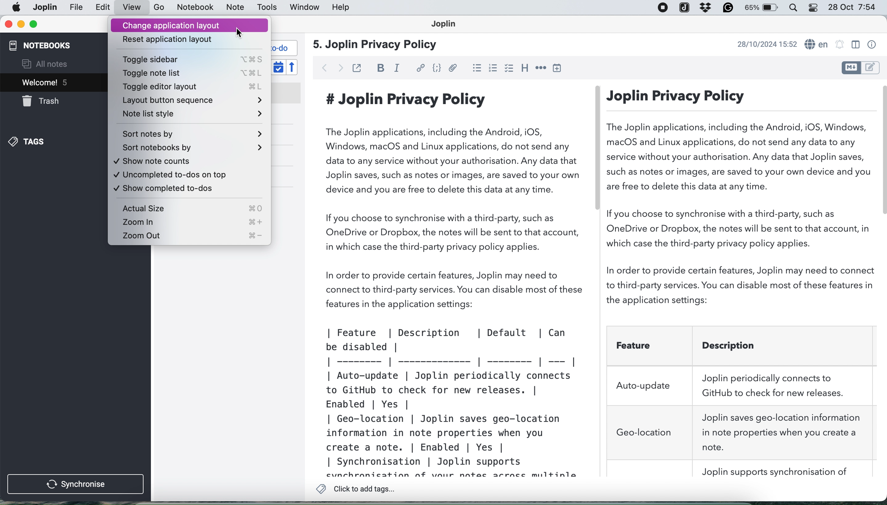 Image resolution: width=887 pixels, height=505 pixels. What do you see at coordinates (302, 8) in the screenshot?
I see `window` at bounding box center [302, 8].